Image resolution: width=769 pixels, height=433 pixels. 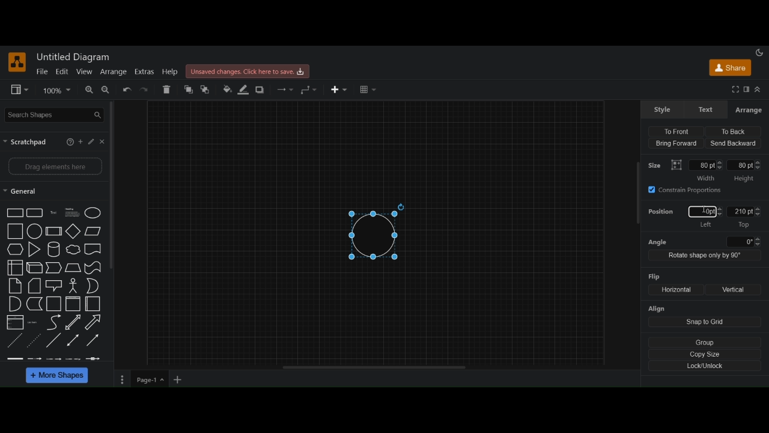 I want to click on extras, so click(x=144, y=72).